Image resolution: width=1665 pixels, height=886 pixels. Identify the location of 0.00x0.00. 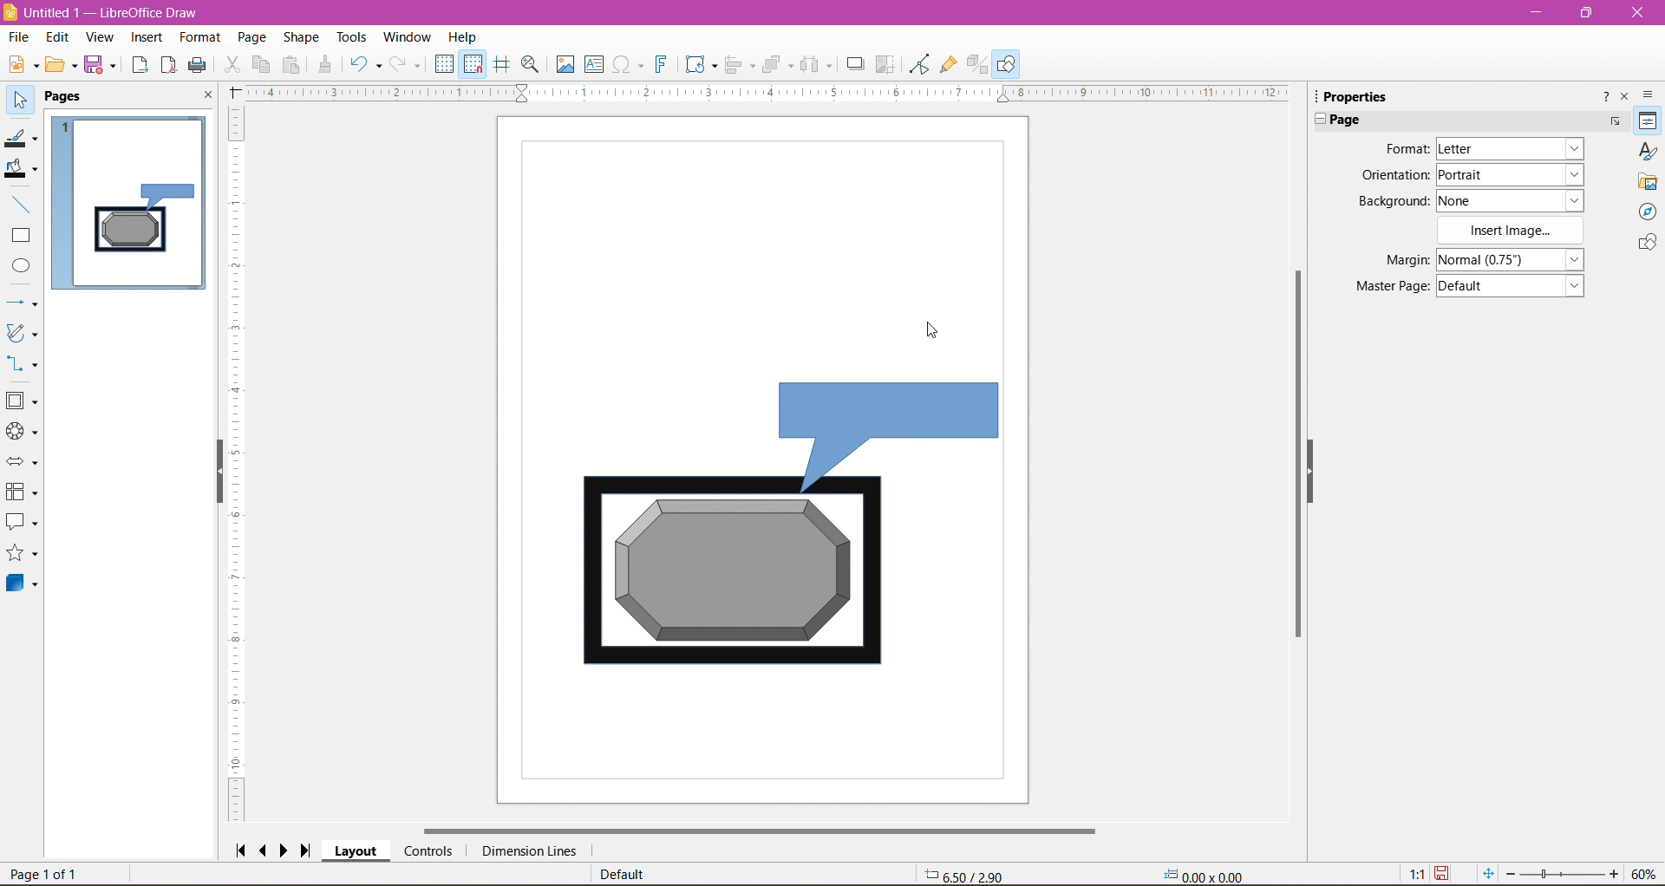
(1208, 875).